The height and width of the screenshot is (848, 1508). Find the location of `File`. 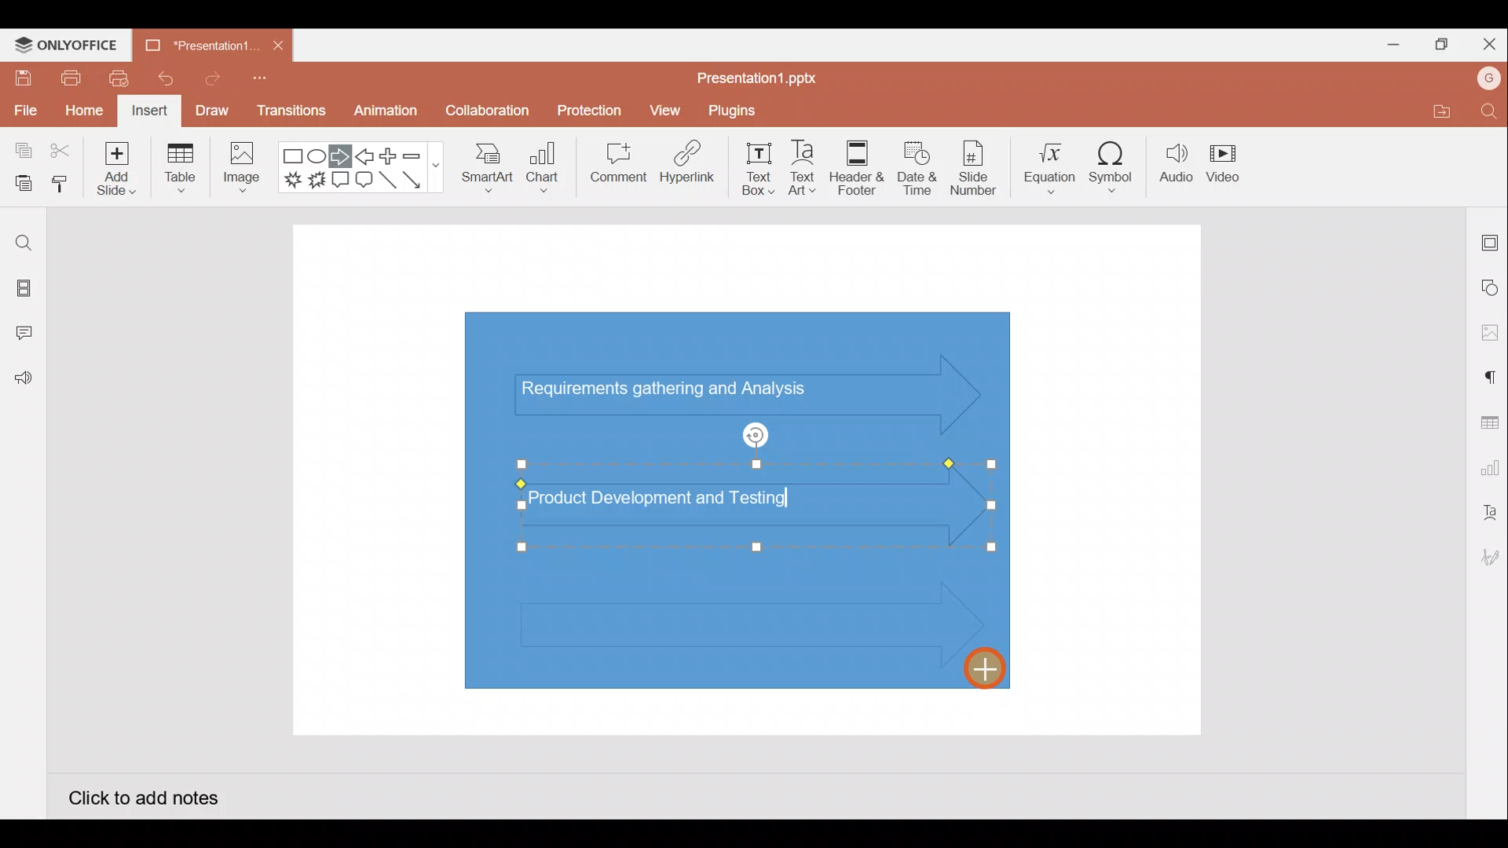

File is located at coordinates (24, 108).